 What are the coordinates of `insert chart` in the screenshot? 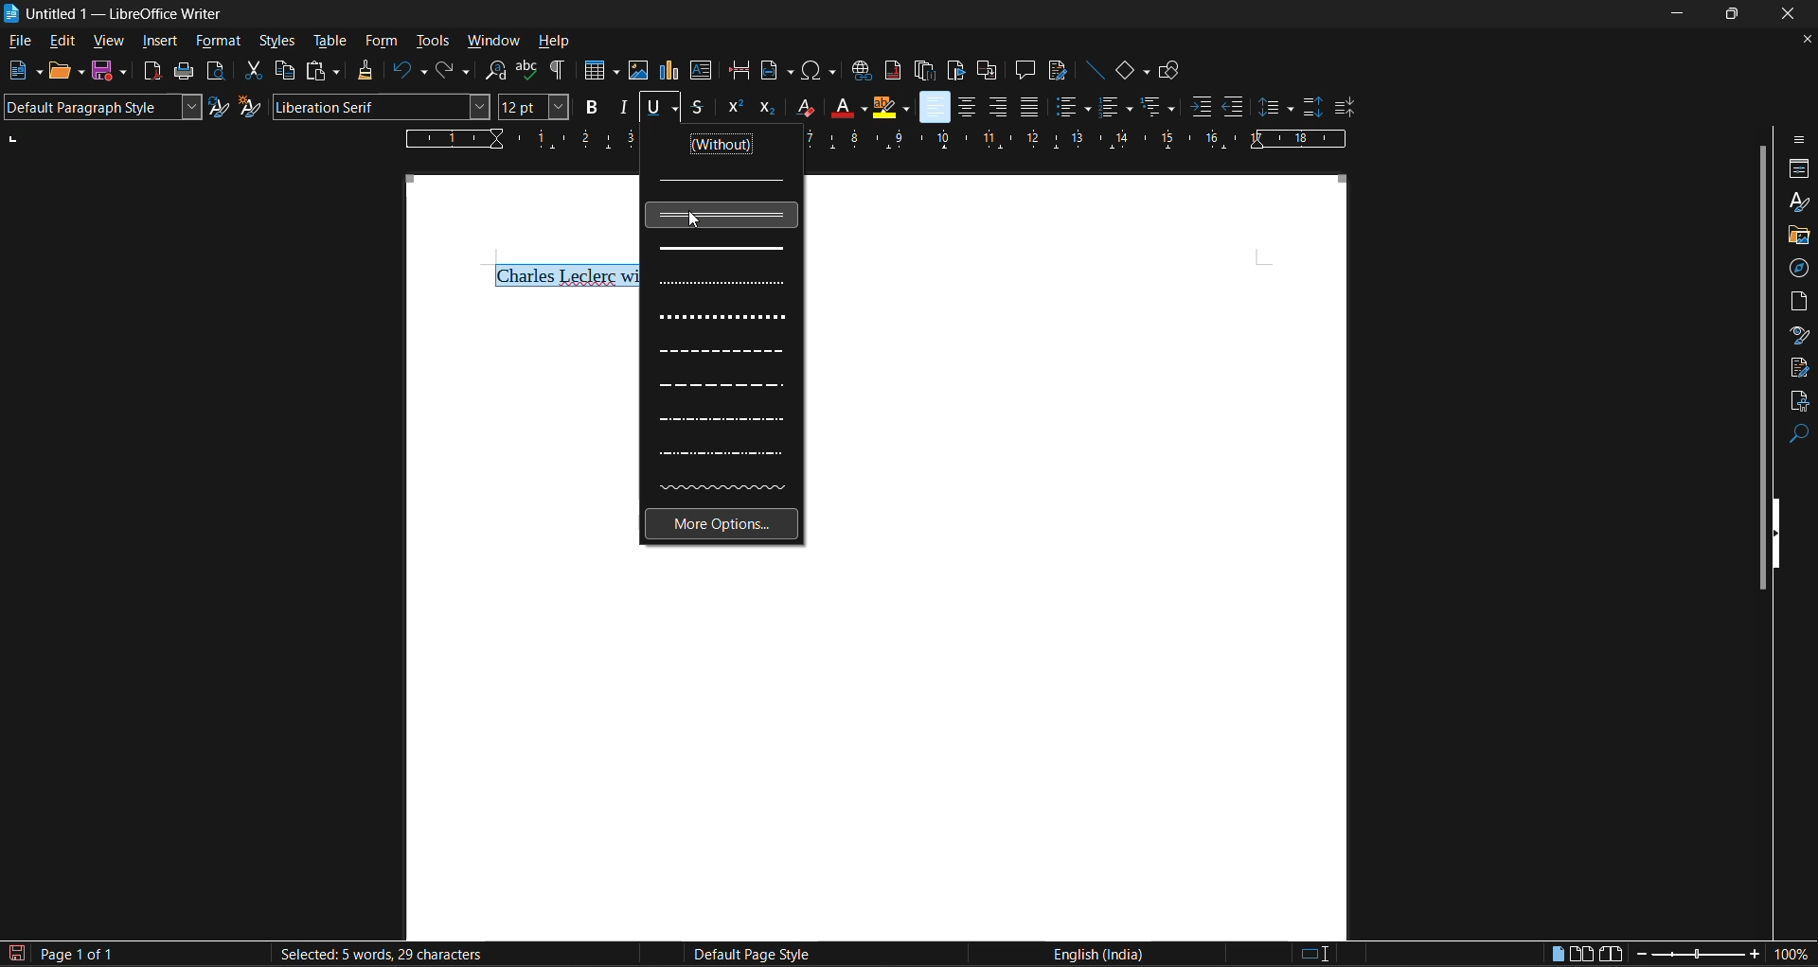 It's located at (668, 71).